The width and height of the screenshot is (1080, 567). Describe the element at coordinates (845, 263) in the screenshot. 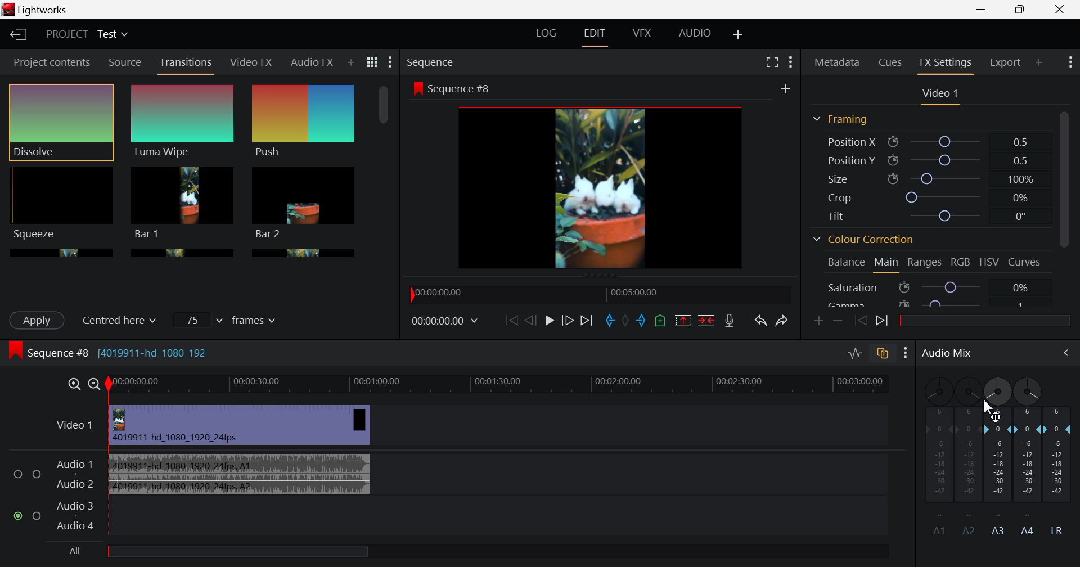

I see `Balance` at that location.